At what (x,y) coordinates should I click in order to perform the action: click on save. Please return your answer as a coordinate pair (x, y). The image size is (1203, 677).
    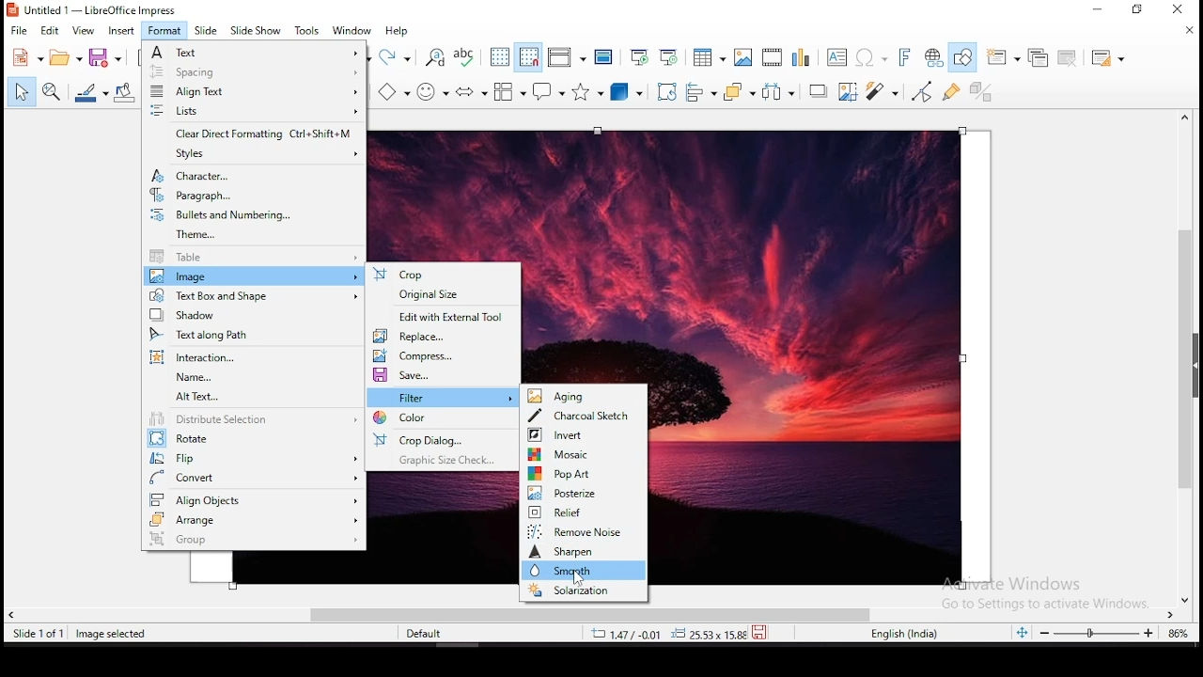
    Looking at the image, I should click on (445, 375).